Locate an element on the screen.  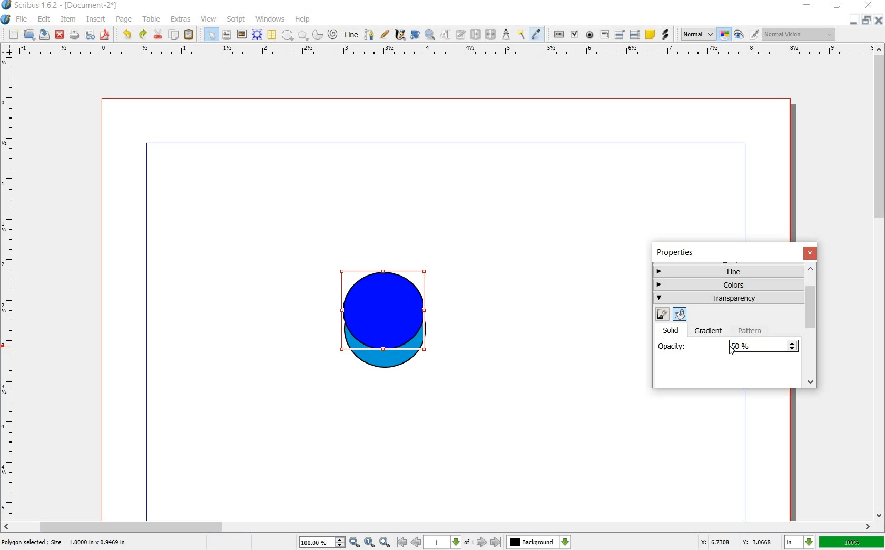
image frame is located at coordinates (241, 34).